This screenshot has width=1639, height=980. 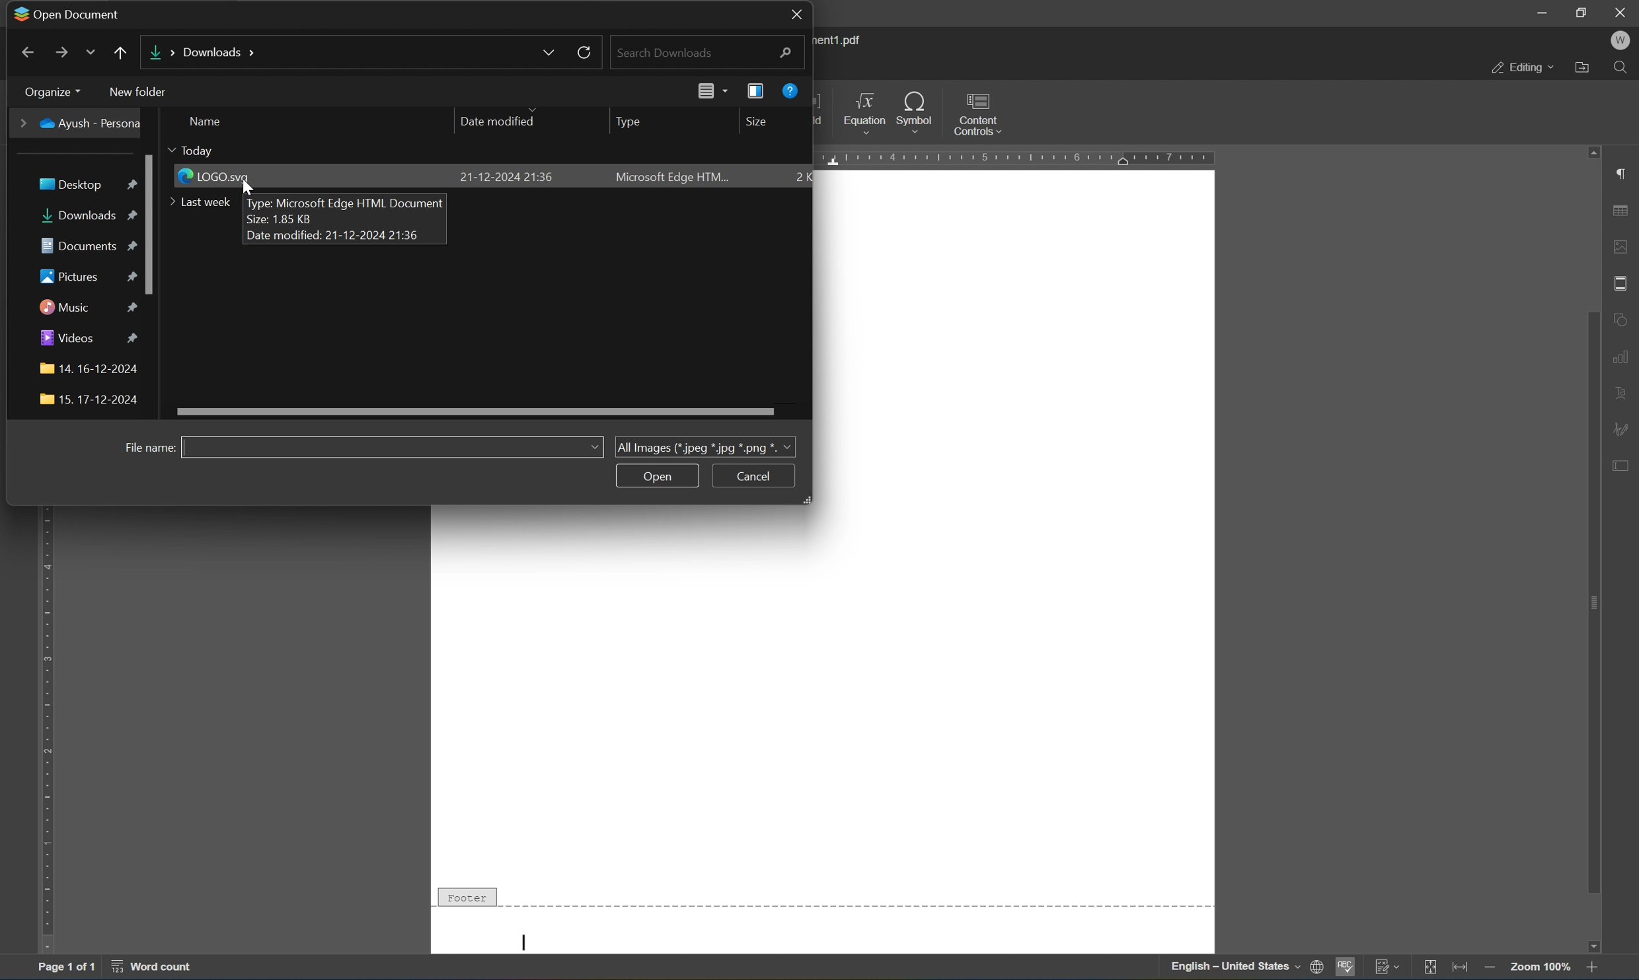 What do you see at coordinates (1624, 174) in the screenshot?
I see `paragraph settings` at bounding box center [1624, 174].